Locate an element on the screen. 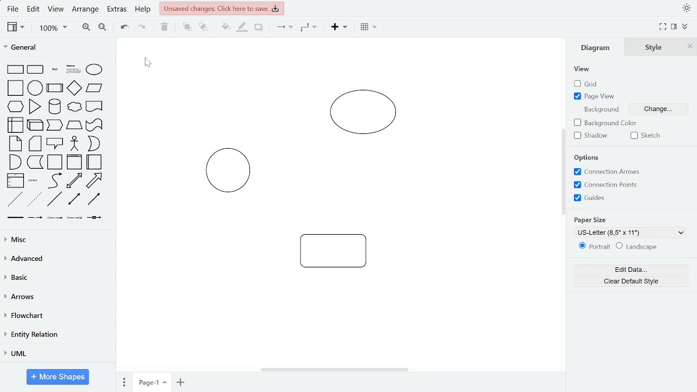  MOUSE_DOWN Cursor is located at coordinates (147, 62).